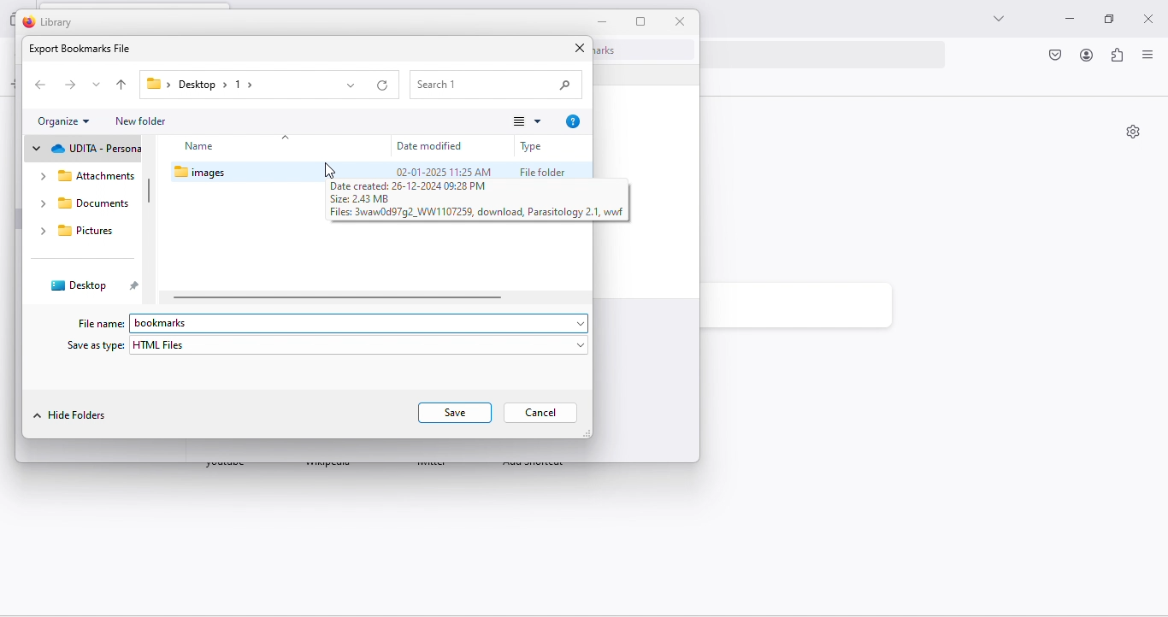  I want to click on close, so click(1150, 15).